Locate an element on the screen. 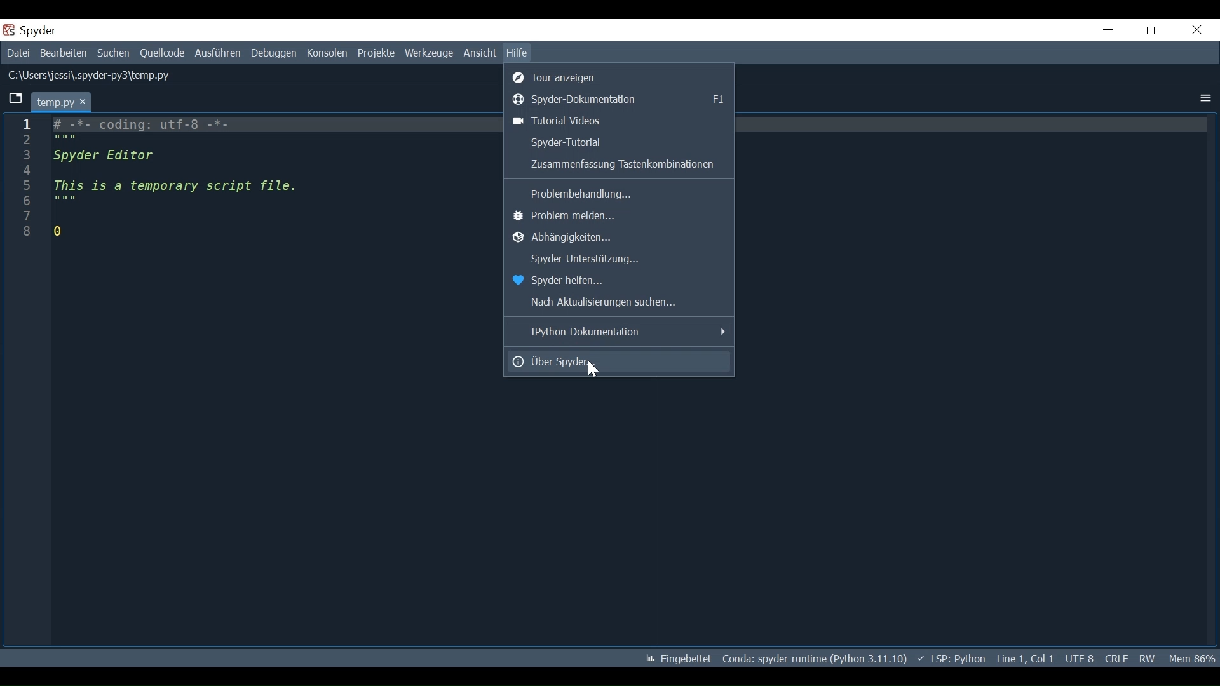  Help is located at coordinates (517, 53).